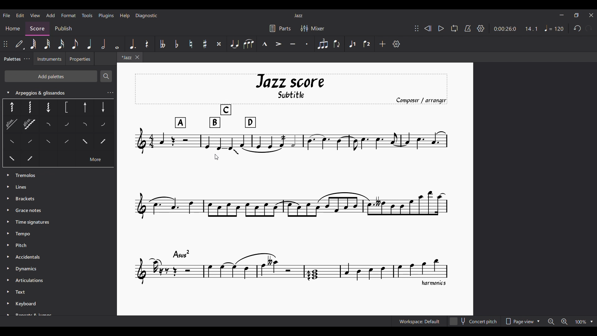  I want to click on Home, so click(12, 28).